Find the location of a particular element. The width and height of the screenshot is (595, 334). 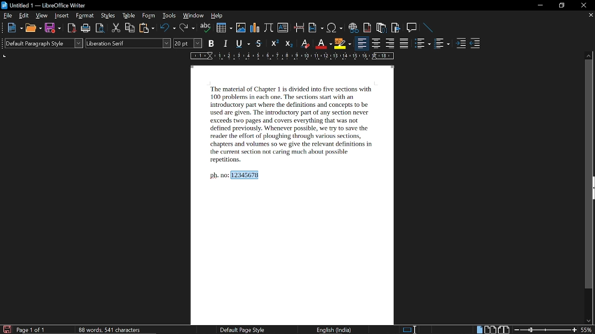

subscript is located at coordinates (288, 44).